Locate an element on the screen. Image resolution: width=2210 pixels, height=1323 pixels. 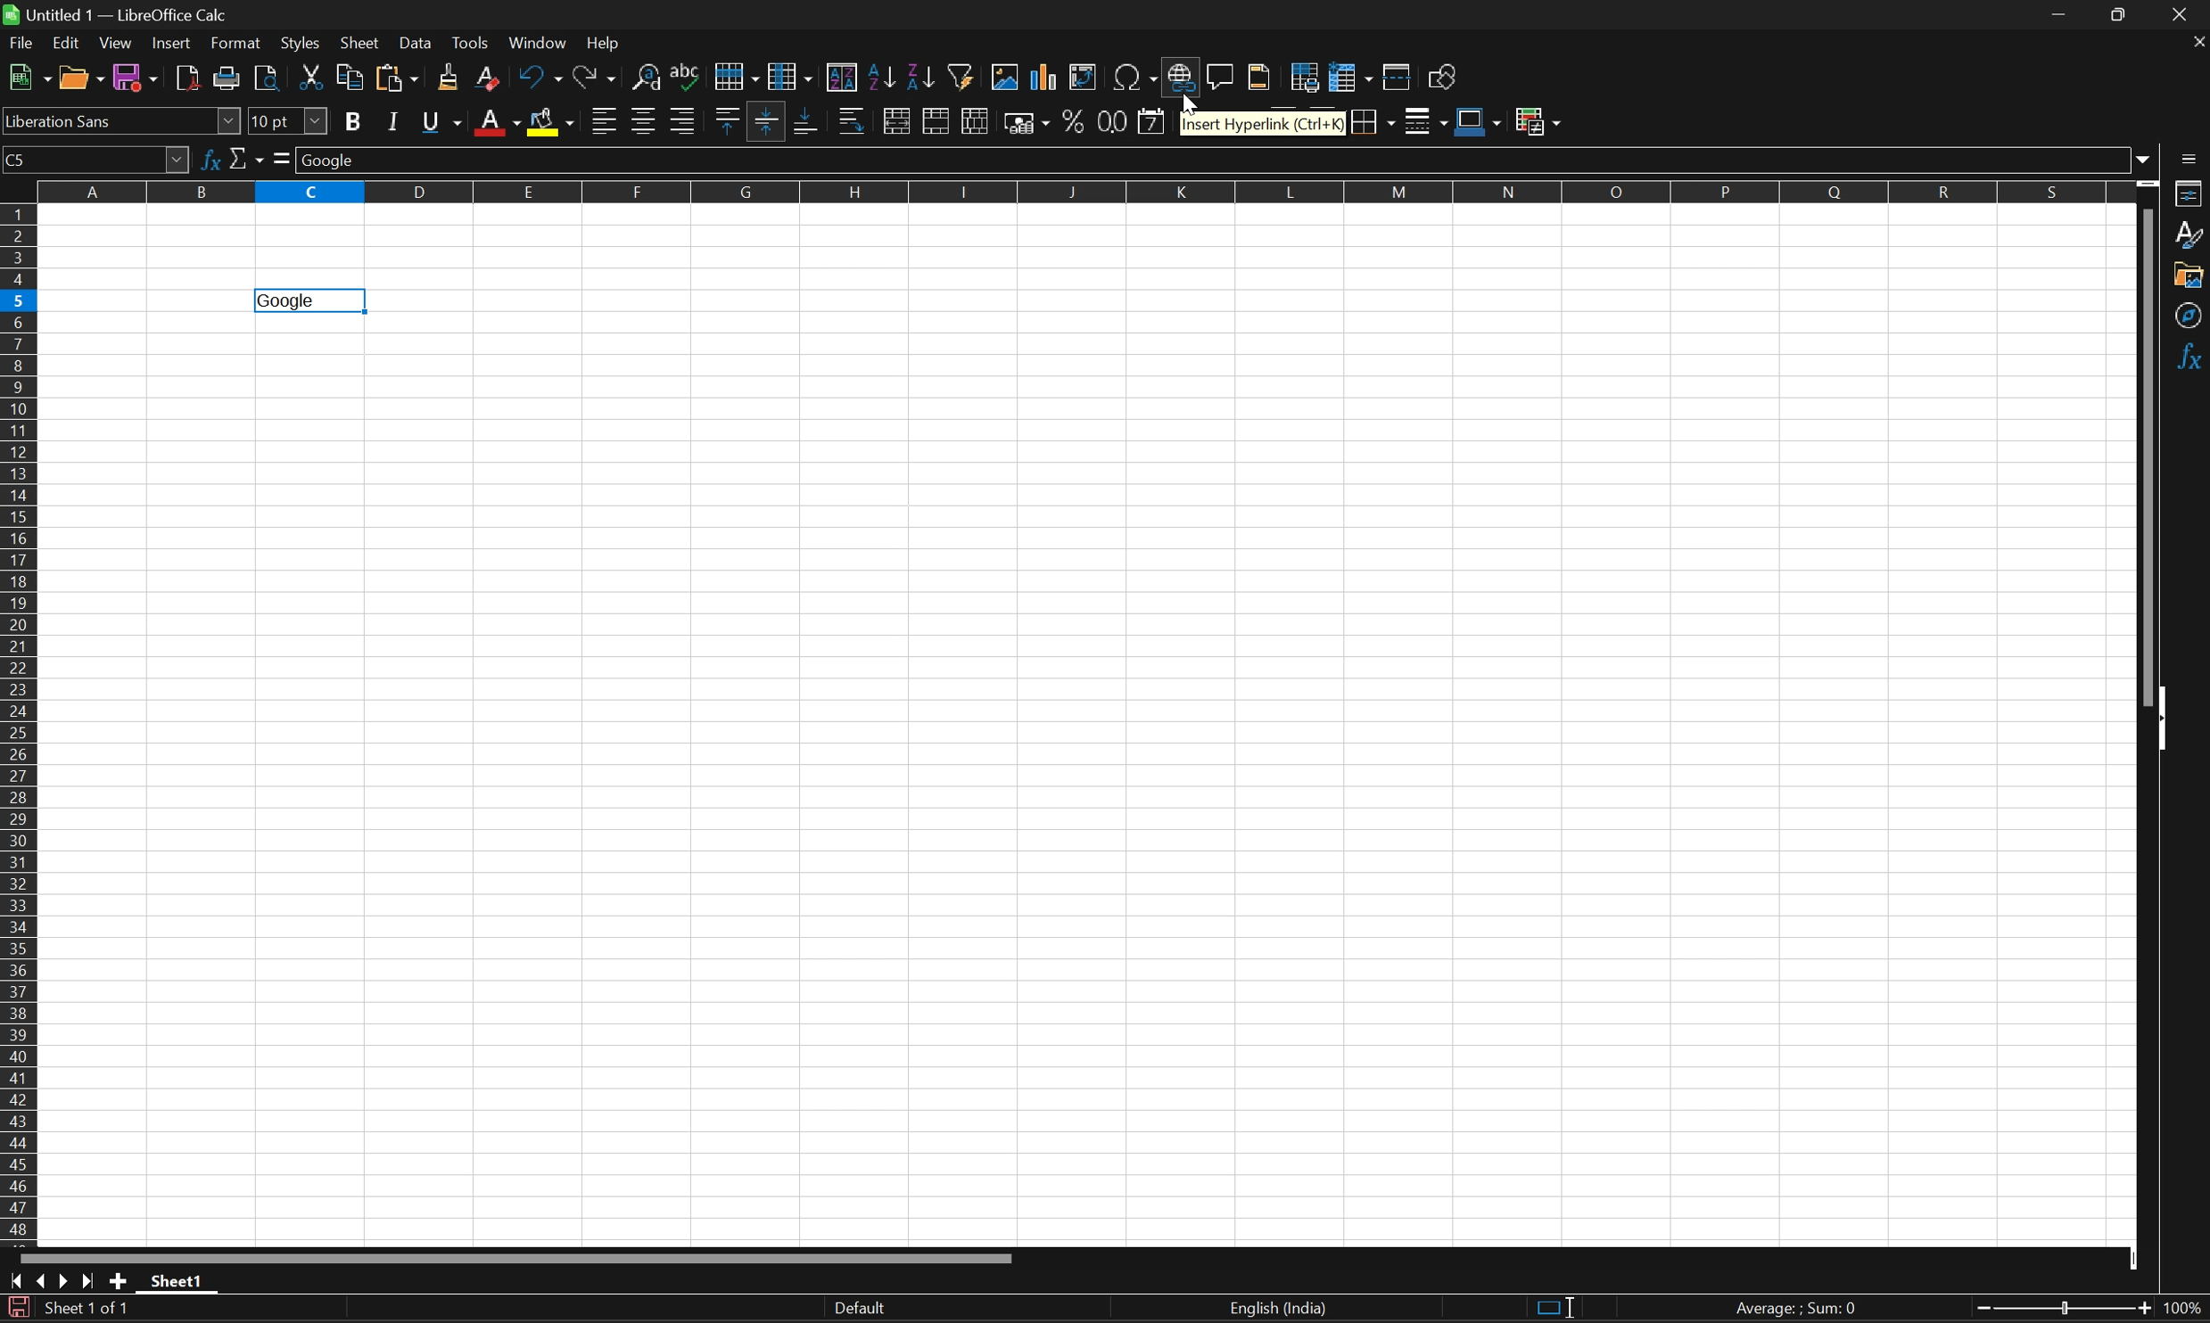
Wrap text is located at coordinates (854, 121).